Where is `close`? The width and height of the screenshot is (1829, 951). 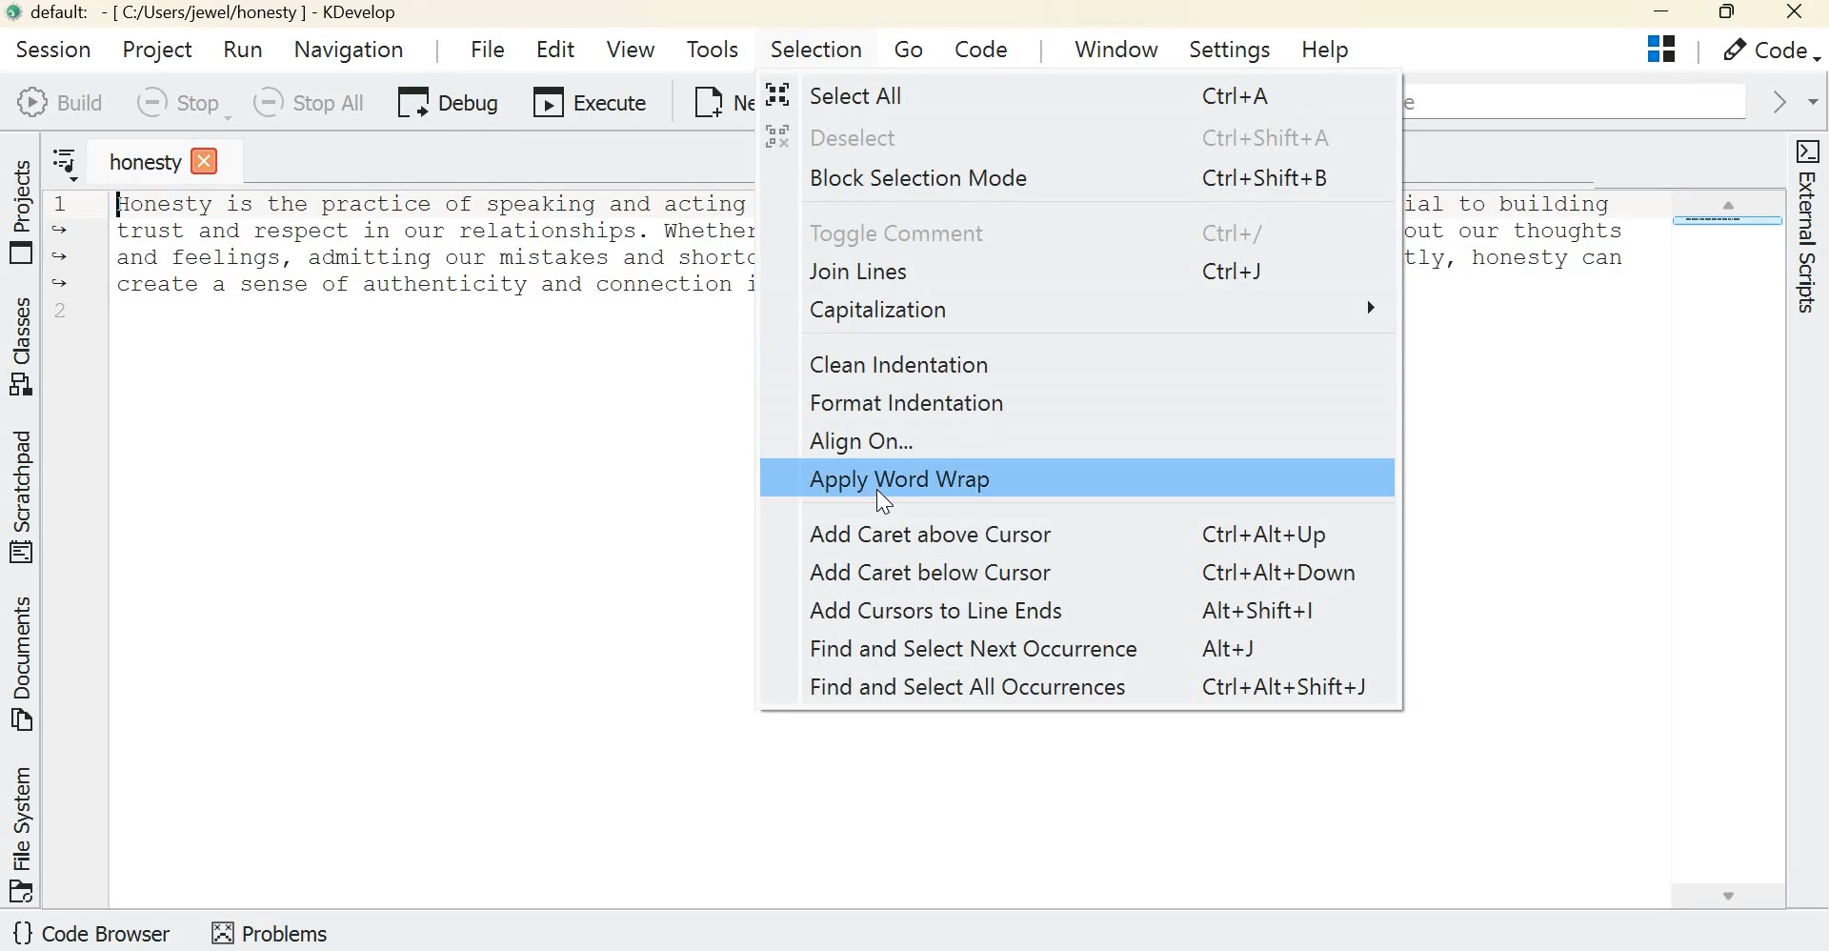
close is located at coordinates (1797, 15).